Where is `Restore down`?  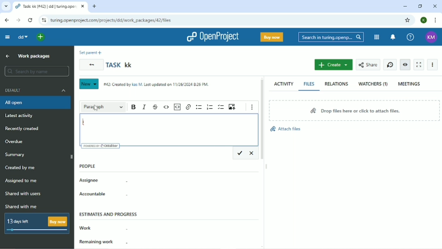 Restore down is located at coordinates (421, 6).